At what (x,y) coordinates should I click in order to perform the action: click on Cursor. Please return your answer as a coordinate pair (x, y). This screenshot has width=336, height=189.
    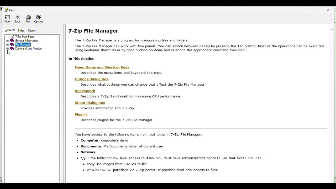
    Looking at the image, I should click on (9, 52).